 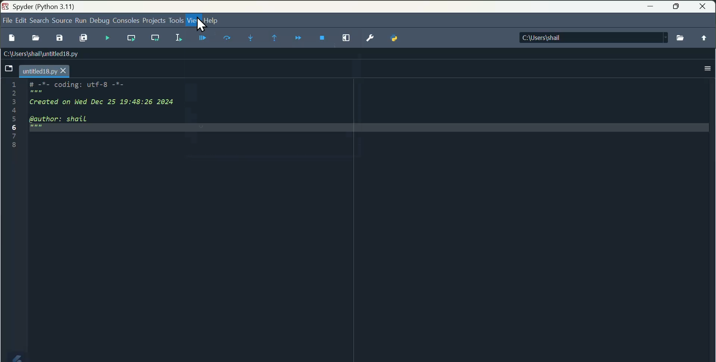 I want to click on Maximise, so click(x=677, y=7).